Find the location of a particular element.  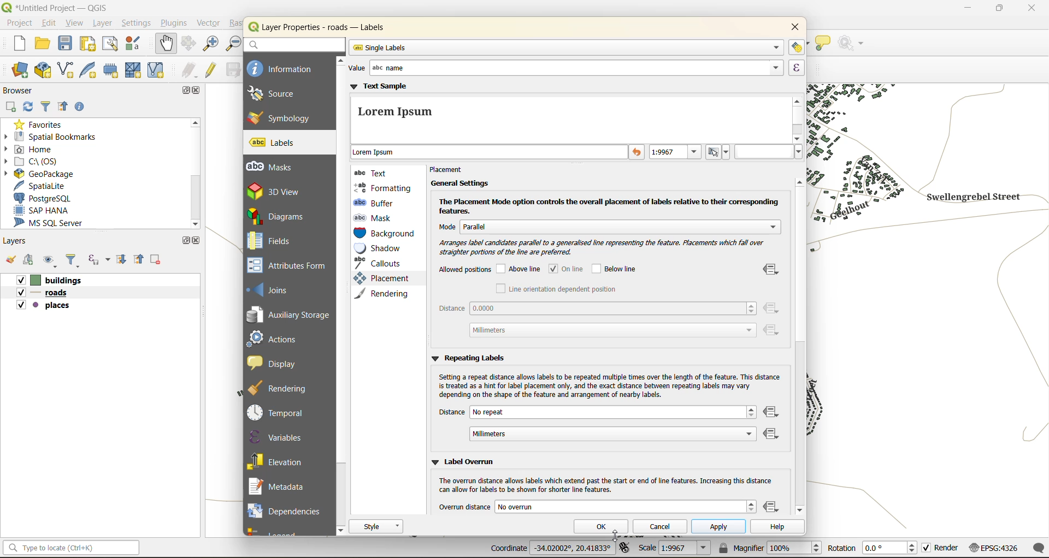

pan to selection is located at coordinates (189, 44).